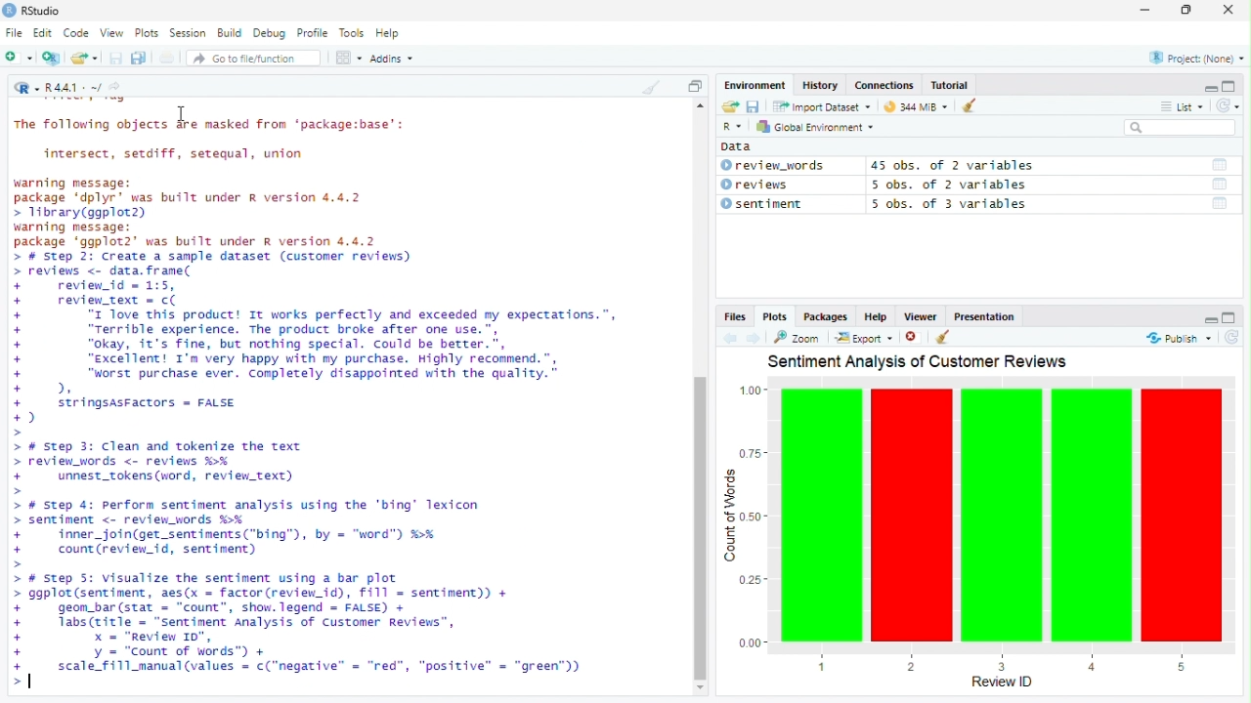  I want to click on Go, so click(118, 89).